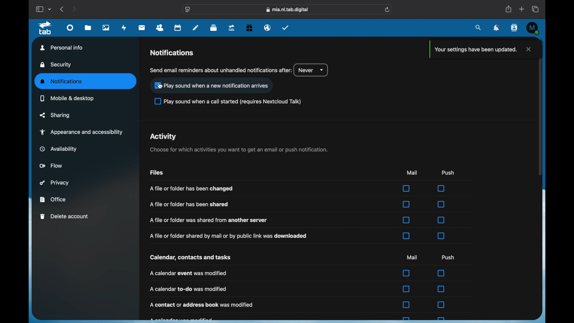 This screenshot has height=323, width=574. Describe the element at coordinates (160, 86) in the screenshot. I see `cursor` at that location.